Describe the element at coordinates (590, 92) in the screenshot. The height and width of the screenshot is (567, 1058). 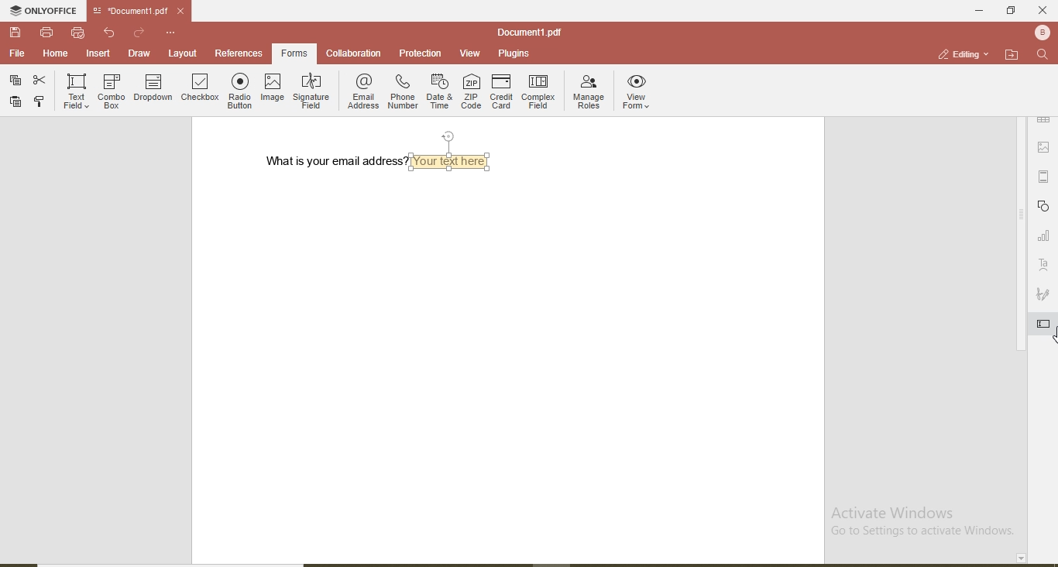
I see `manage roles` at that location.